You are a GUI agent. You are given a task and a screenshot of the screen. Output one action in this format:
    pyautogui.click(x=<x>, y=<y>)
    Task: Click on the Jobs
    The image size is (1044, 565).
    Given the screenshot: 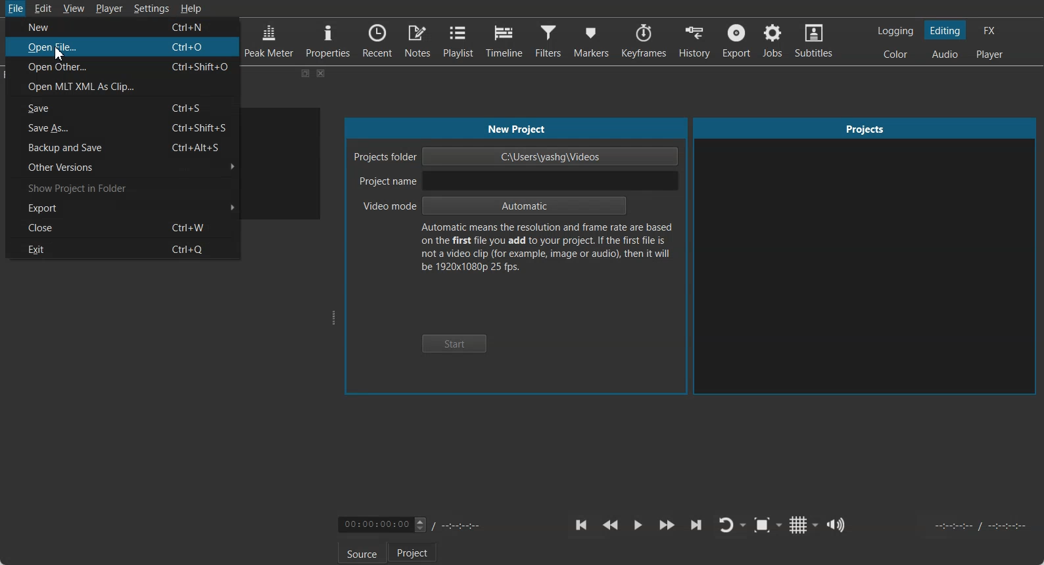 What is the action you would take?
    pyautogui.click(x=774, y=41)
    